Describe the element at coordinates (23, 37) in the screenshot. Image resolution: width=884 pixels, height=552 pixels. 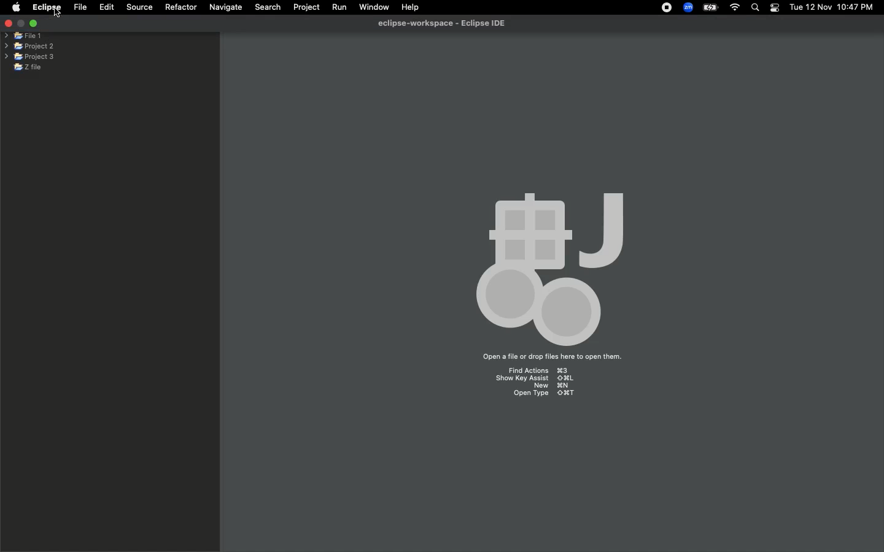
I see `File 1` at that location.